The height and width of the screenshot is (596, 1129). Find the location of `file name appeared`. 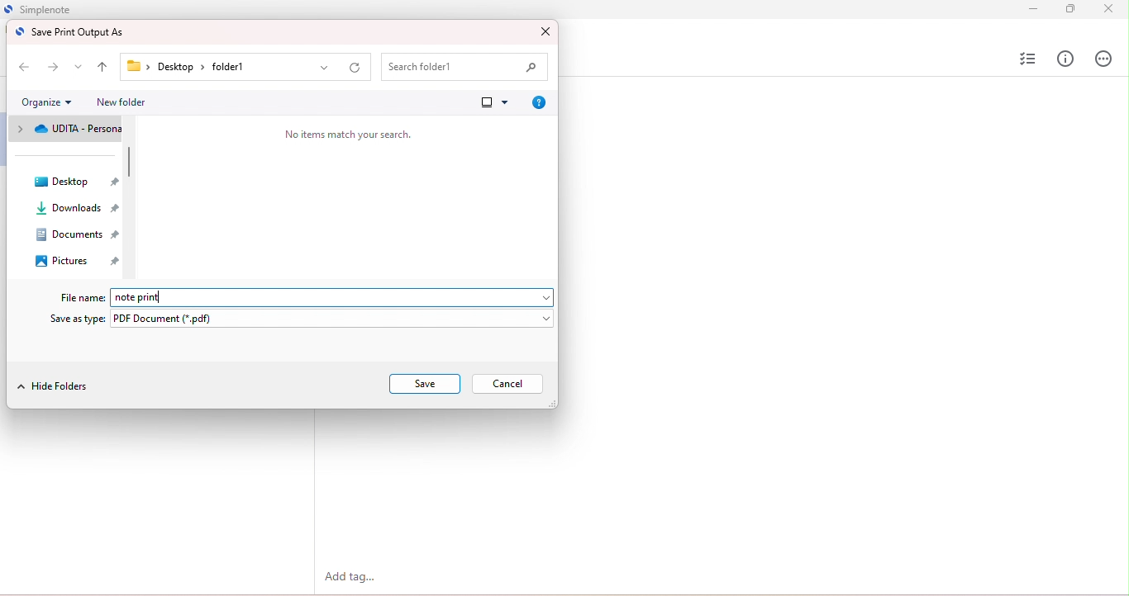

file name appeared is located at coordinates (148, 297).